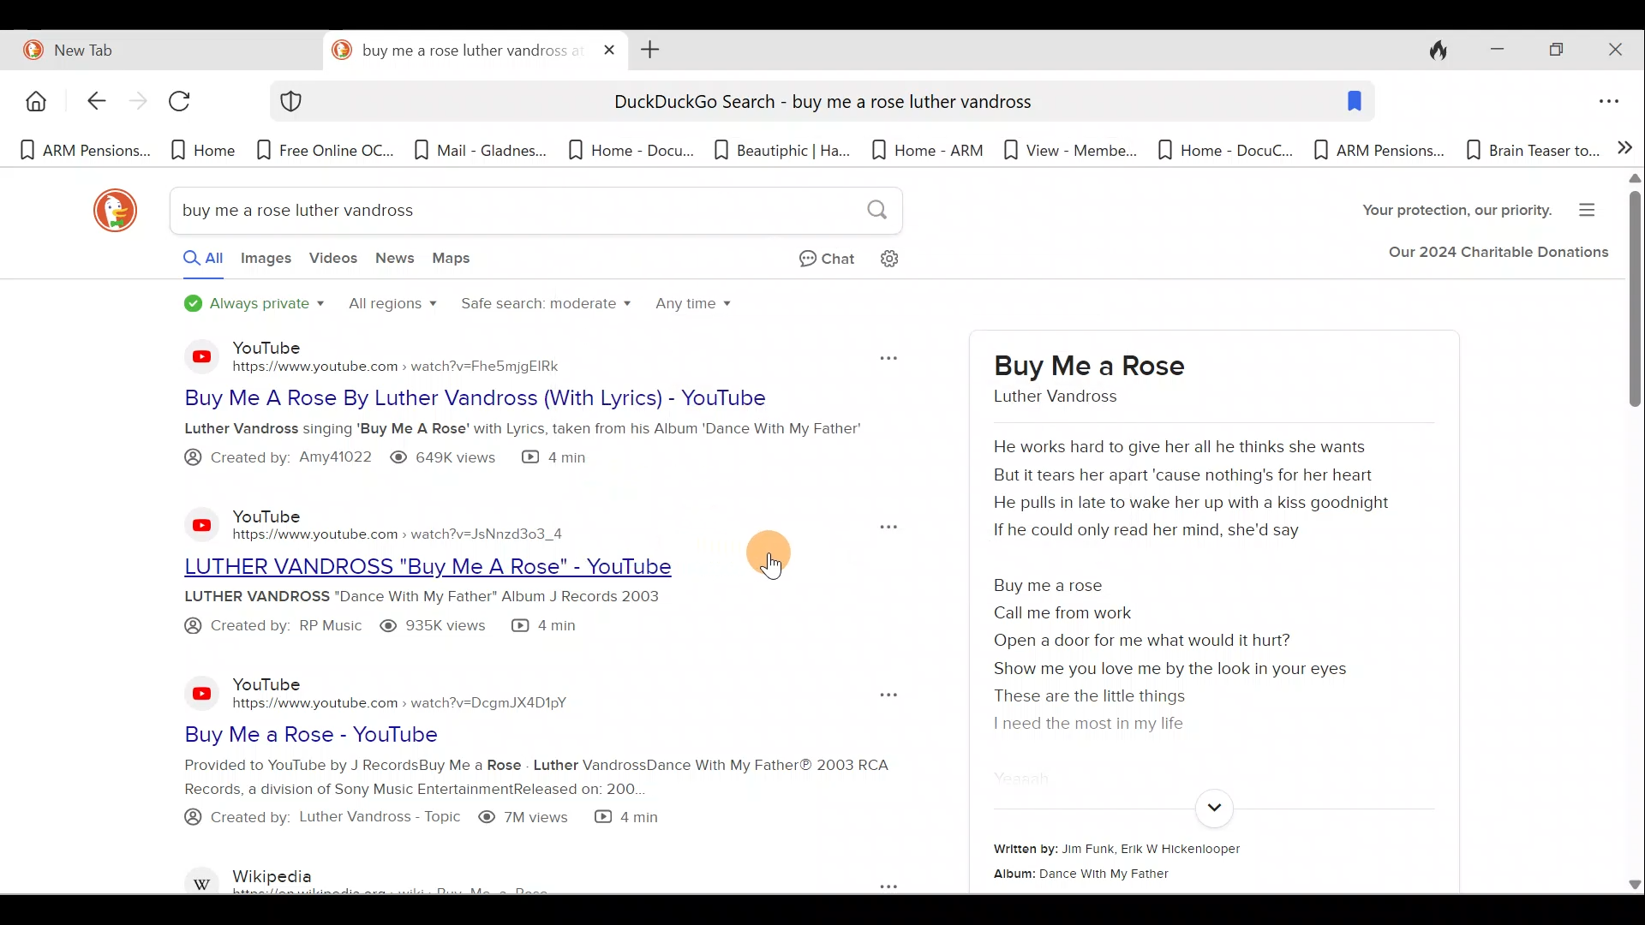  What do you see at coordinates (526, 445) in the screenshot?
I see `Luther Vandross singing 'Buy Me A Rose’ with Lyrics, taken from his Album 'Dance With My Father
@ Created by: Amya1022 ® 649K views (2 4 min` at bounding box center [526, 445].